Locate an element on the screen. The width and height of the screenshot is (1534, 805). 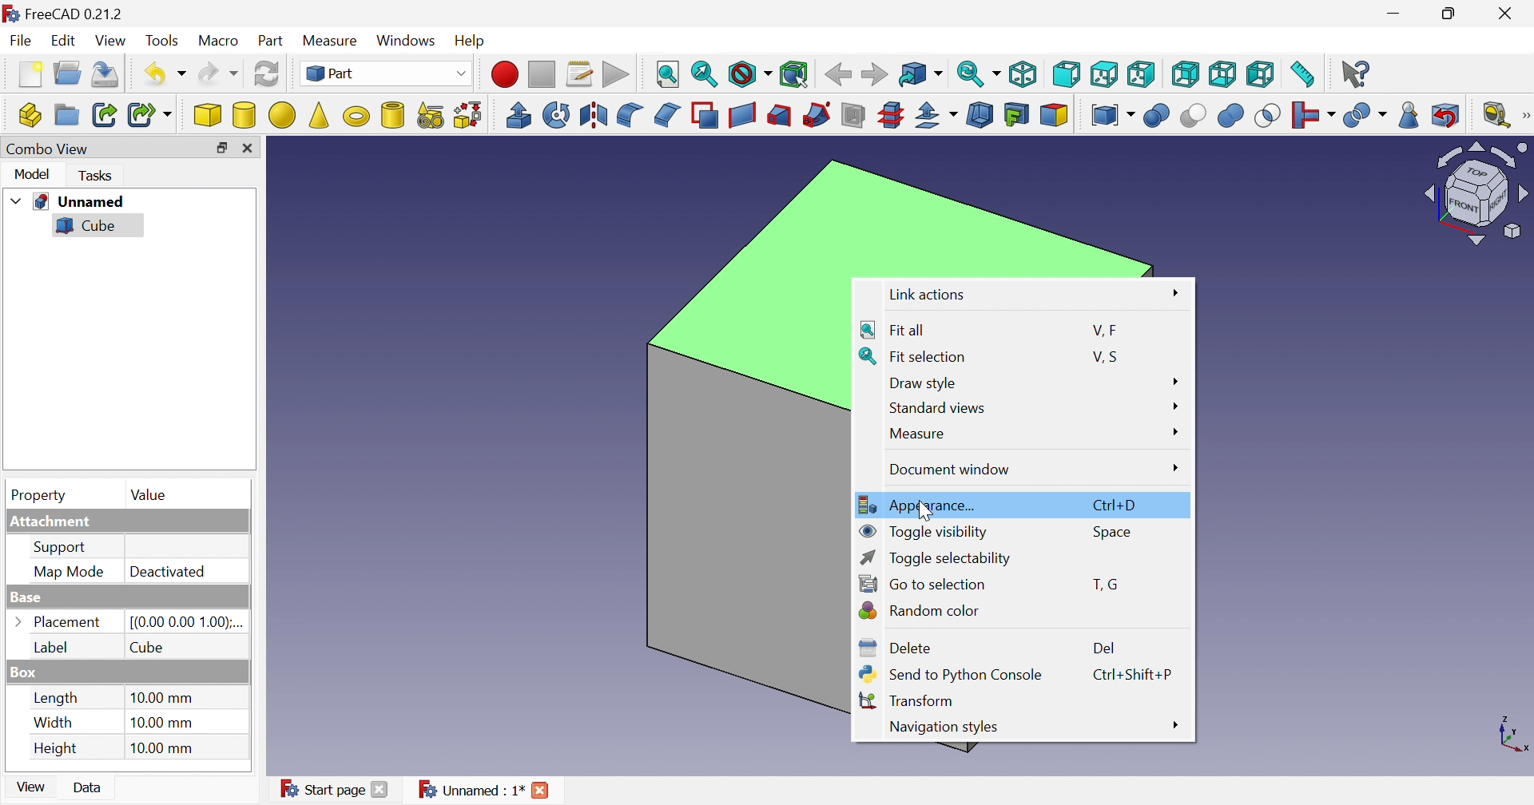
Cube is located at coordinates (206, 115).